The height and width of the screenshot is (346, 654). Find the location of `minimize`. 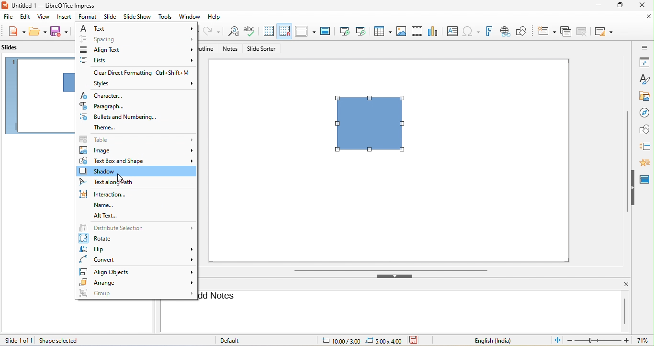

minimize is located at coordinates (598, 5).